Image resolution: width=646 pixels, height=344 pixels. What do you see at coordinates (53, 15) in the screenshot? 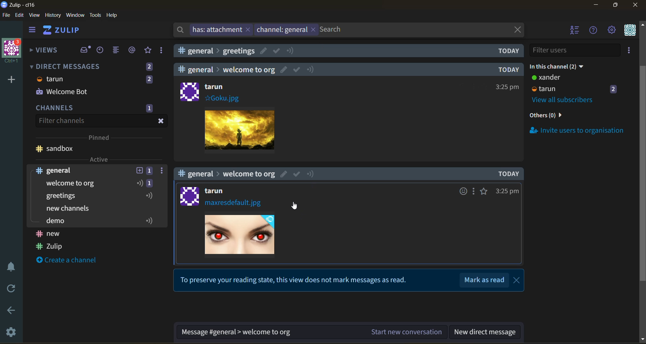
I see `history` at bounding box center [53, 15].